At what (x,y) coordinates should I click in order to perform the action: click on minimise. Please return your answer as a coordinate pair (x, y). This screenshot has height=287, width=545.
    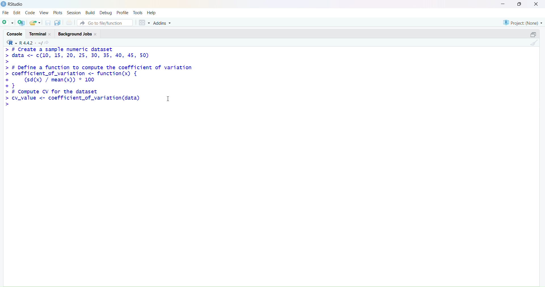
    Looking at the image, I should click on (503, 4).